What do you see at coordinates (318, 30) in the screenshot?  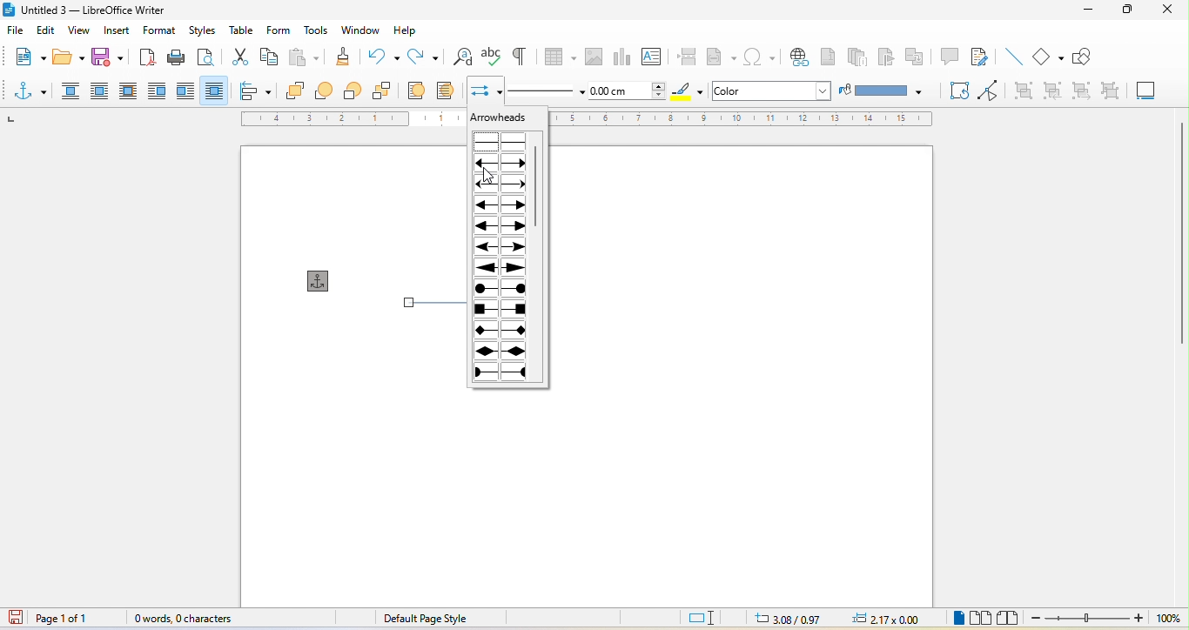 I see `tools` at bounding box center [318, 30].